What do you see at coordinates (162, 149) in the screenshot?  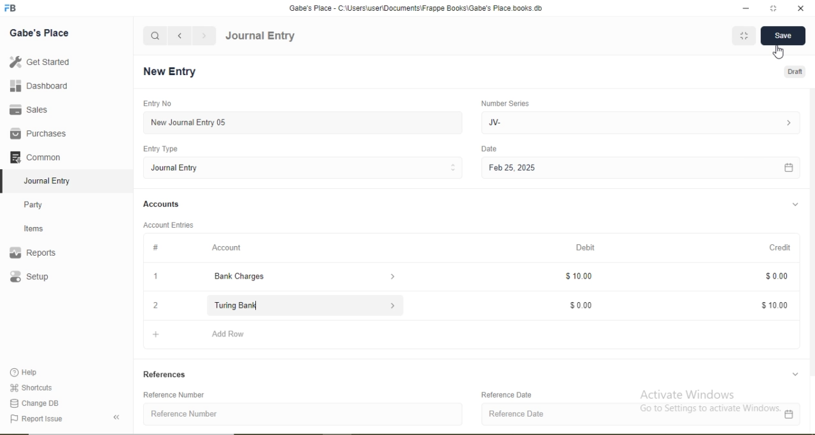 I see `Entry Type` at bounding box center [162, 149].